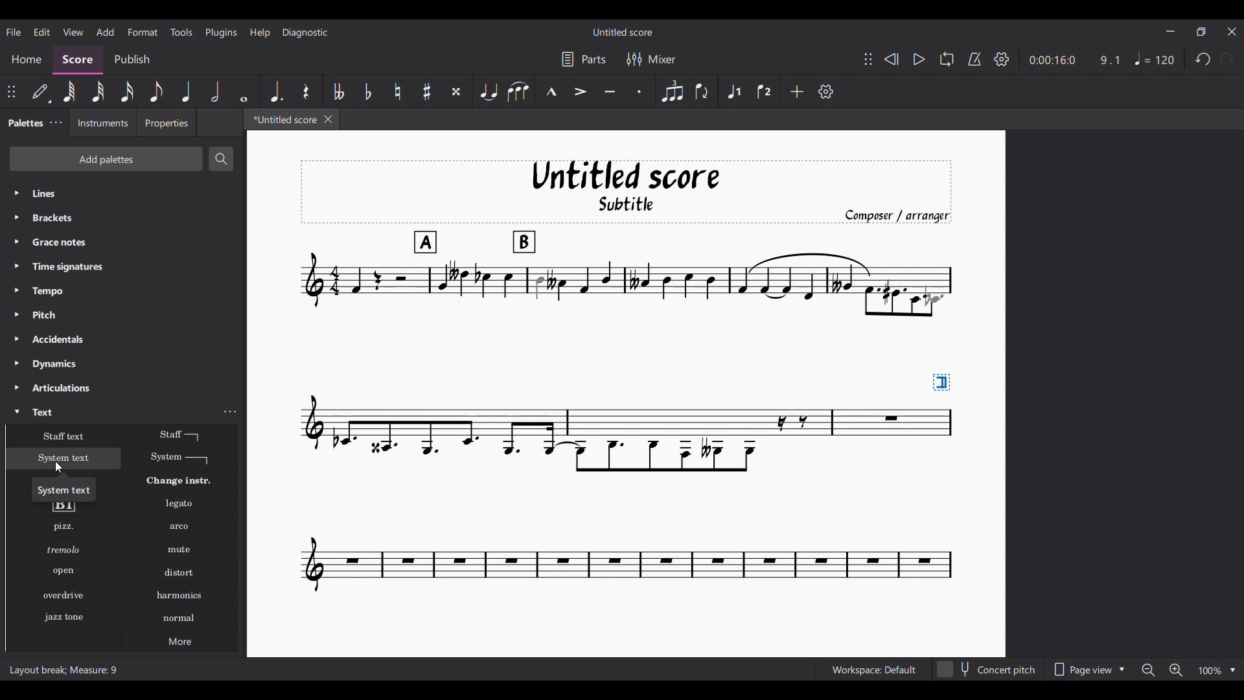 The image size is (1244, 700). I want to click on Help menu, so click(260, 32).